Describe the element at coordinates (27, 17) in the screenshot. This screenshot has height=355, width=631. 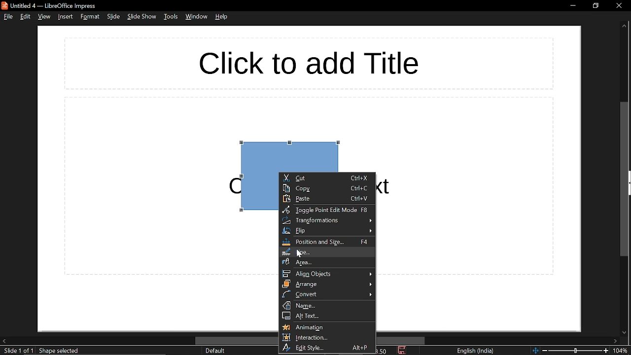
I see `edit` at that location.